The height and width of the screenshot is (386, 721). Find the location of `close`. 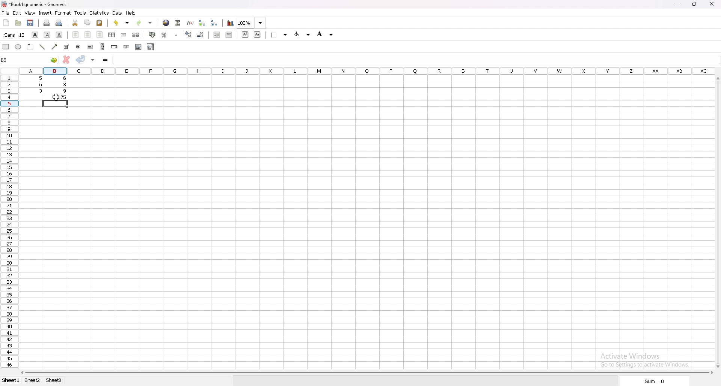

close is located at coordinates (712, 3).